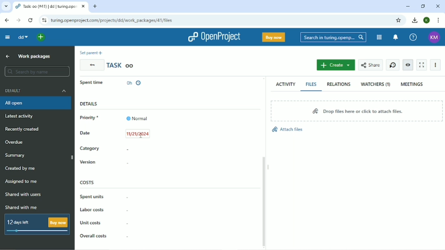  I want to click on Task oo, so click(122, 65).